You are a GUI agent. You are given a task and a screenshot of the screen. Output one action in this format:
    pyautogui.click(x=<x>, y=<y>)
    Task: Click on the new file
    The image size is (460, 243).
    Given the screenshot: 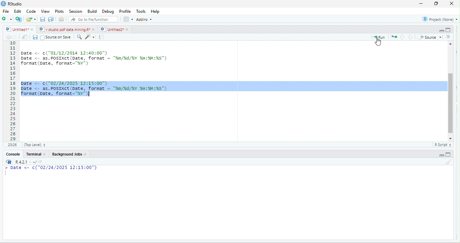 What is the action you would take?
    pyautogui.click(x=6, y=19)
    